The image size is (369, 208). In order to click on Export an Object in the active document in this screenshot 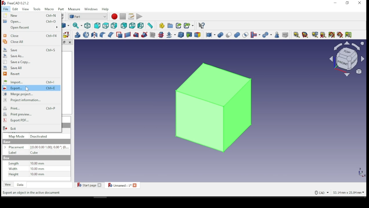, I will do `click(33, 193)`.